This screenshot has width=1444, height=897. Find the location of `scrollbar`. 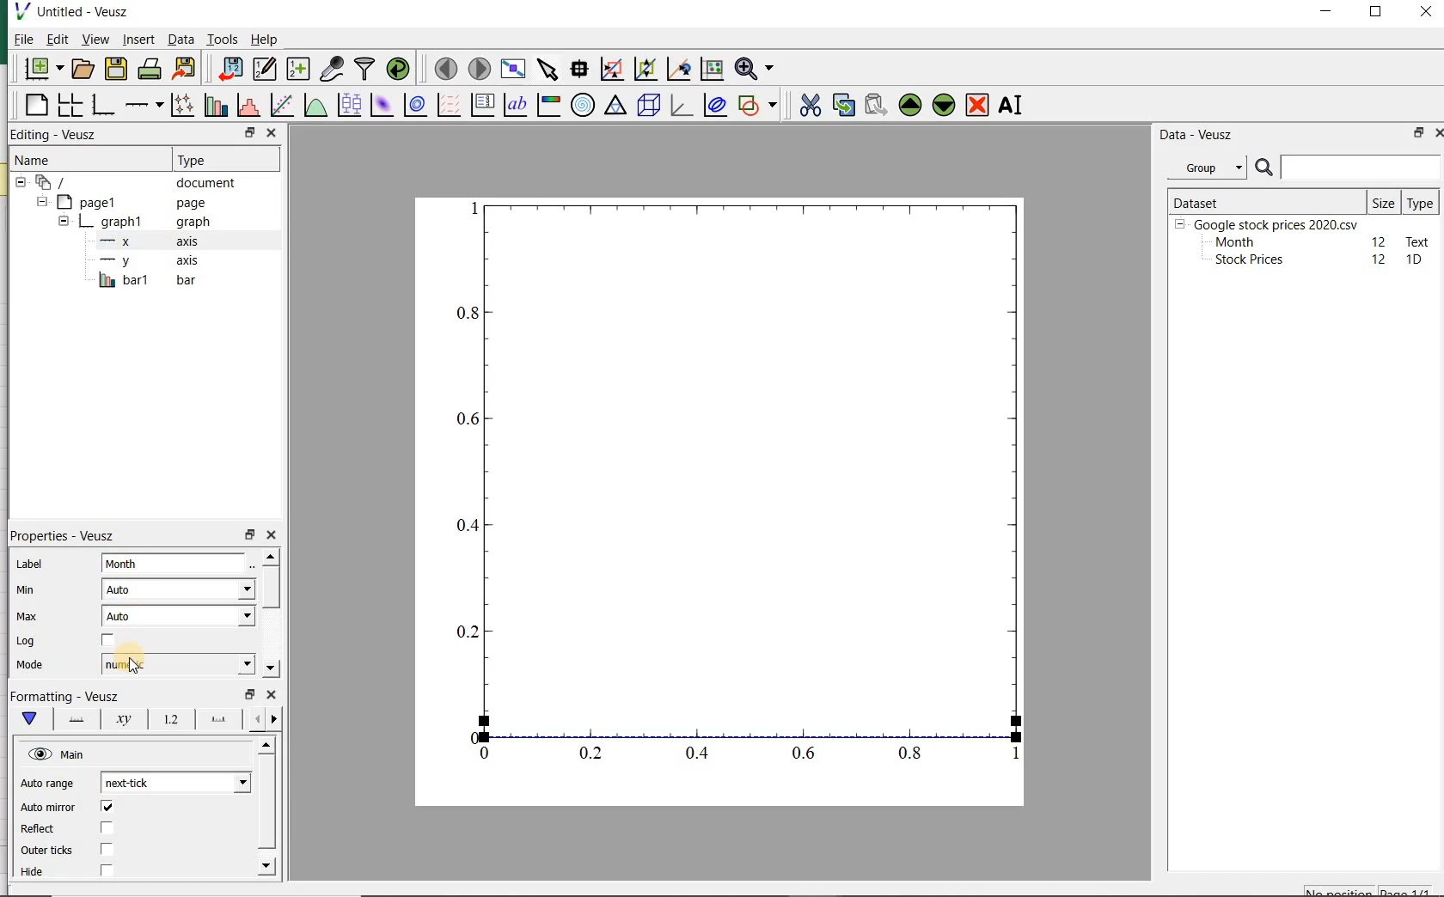

scrollbar is located at coordinates (270, 614).